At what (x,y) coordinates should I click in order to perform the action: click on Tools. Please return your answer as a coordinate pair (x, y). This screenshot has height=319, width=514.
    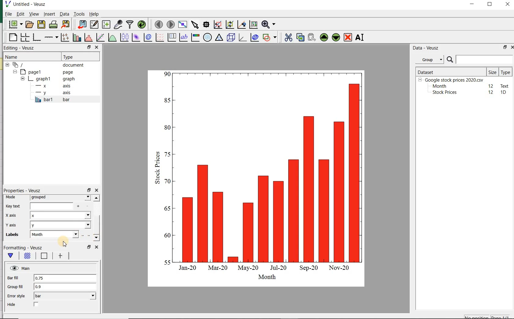
    Looking at the image, I should click on (79, 14).